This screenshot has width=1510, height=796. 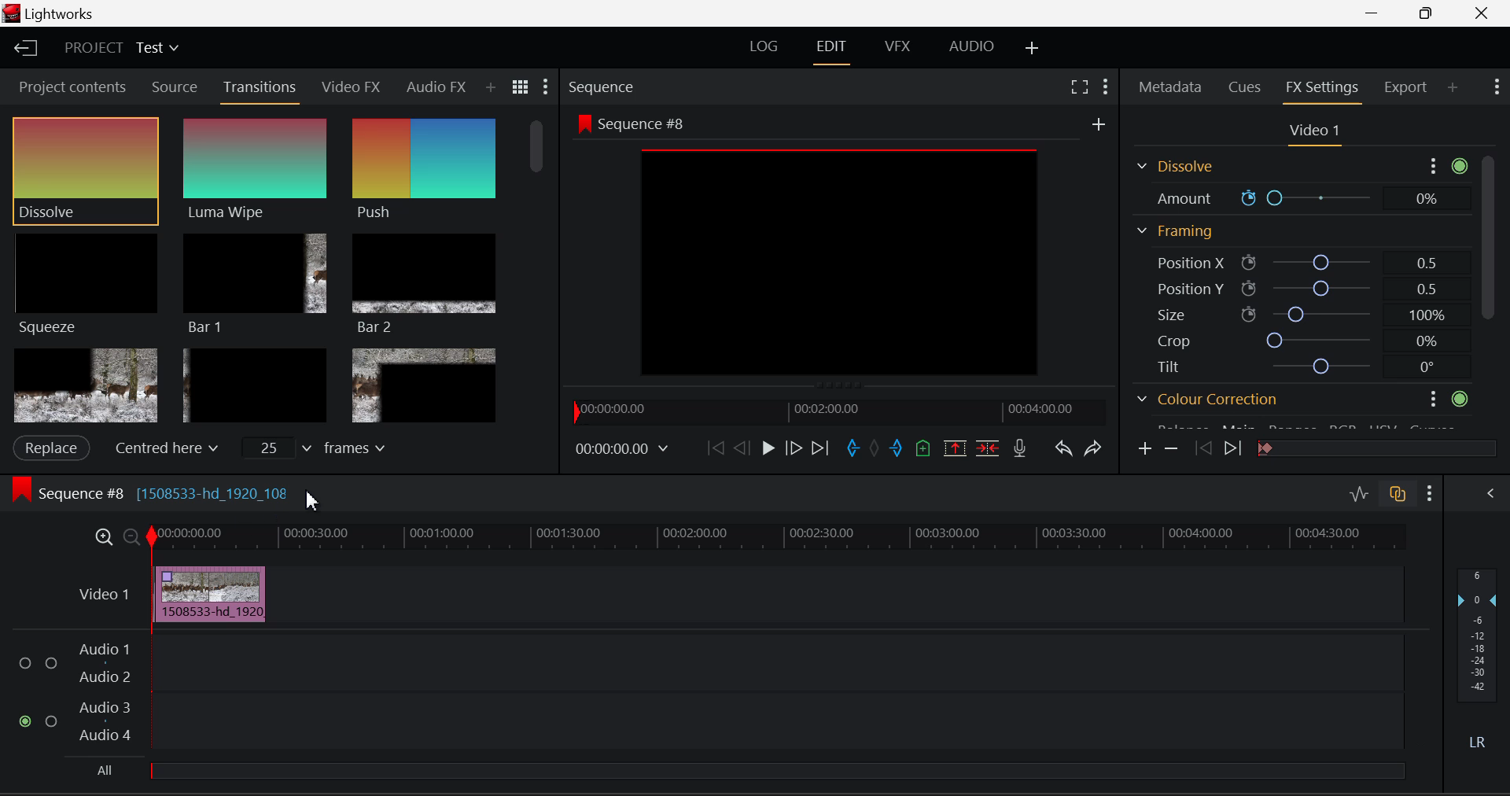 What do you see at coordinates (1202, 449) in the screenshot?
I see `Previous keyframe` at bounding box center [1202, 449].